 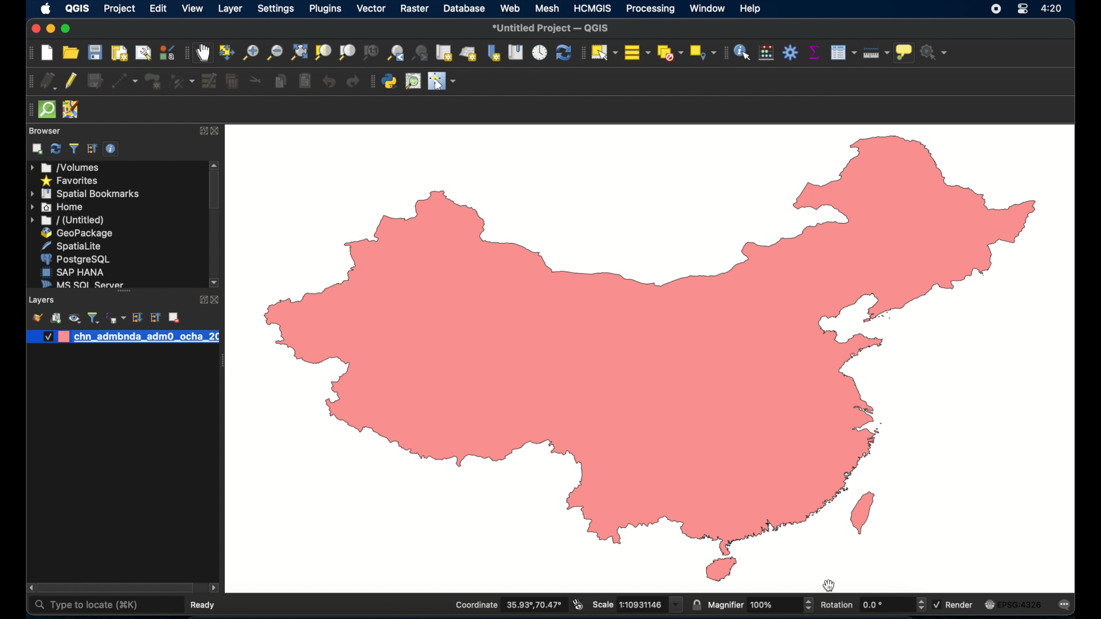 I want to click on 4:19, so click(x=1052, y=9).